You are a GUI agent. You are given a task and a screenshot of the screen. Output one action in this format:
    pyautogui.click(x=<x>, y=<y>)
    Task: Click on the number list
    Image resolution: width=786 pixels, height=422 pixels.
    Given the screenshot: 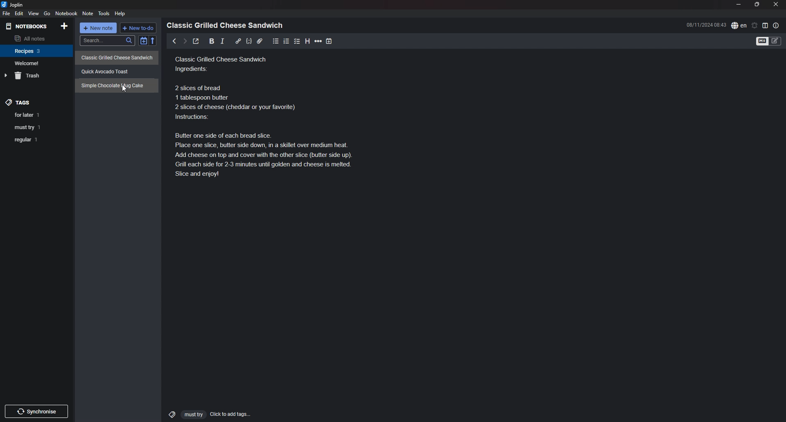 What is the action you would take?
    pyautogui.click(x=287, y=41)
    